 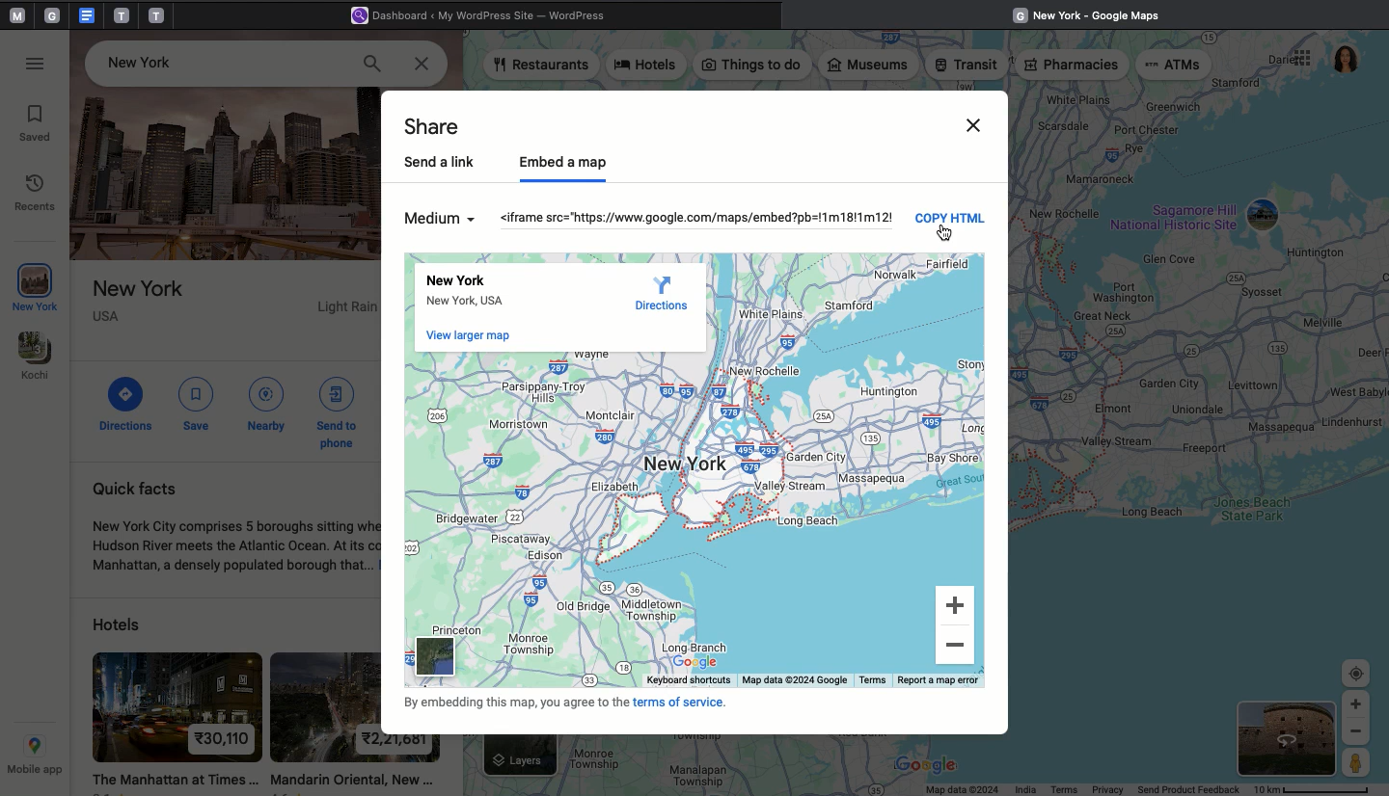 I want to click on tab, so click(x=55, y=15).